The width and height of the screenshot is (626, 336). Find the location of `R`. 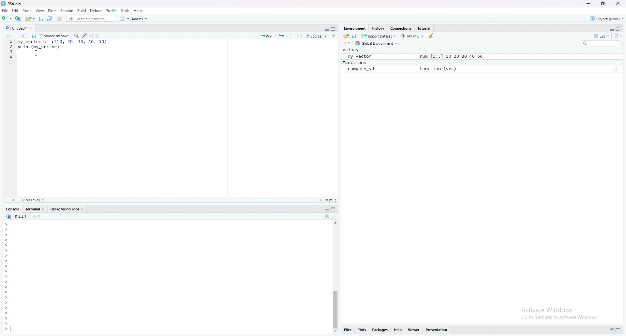

R is located at coordinates (347, 43).